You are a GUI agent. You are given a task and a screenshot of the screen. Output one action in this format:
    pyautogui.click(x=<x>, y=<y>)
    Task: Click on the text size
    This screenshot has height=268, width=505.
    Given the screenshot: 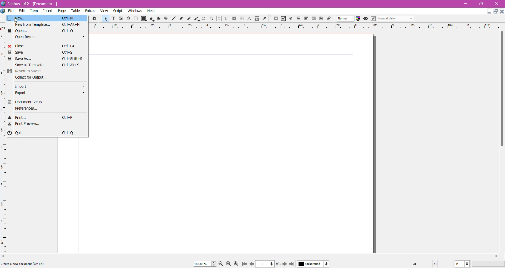 What is the action you would take?
    pyautogui.click(x=114, y=19)
    